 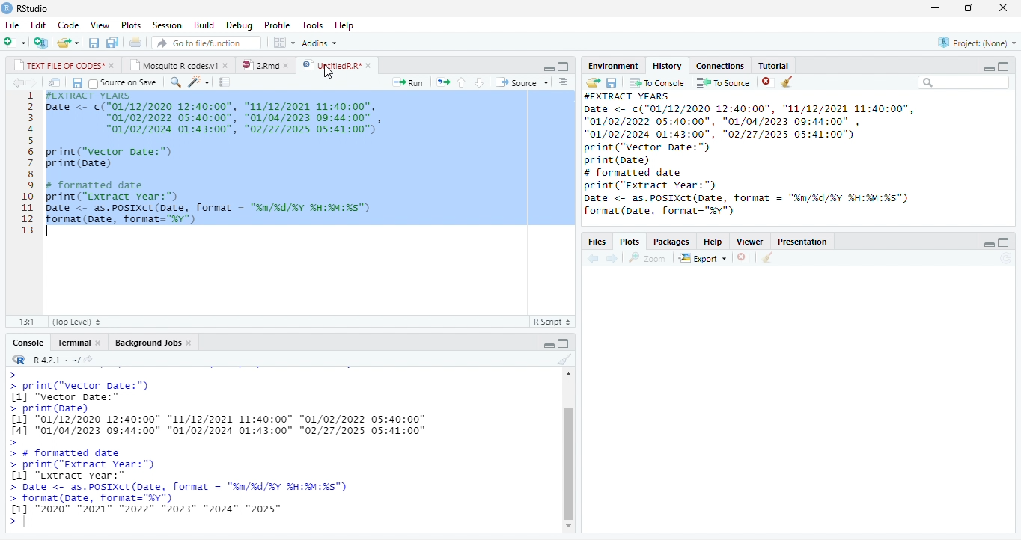 What do you see at coordinates (563, 82) in the screenshot?
I see `options` at bounding box center [563, 82].